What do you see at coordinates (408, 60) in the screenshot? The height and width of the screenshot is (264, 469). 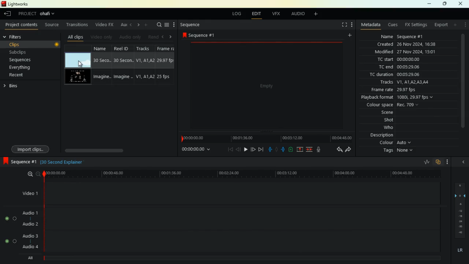 I see `tc start 00:00:00:00` at bounding box center [408, 60].